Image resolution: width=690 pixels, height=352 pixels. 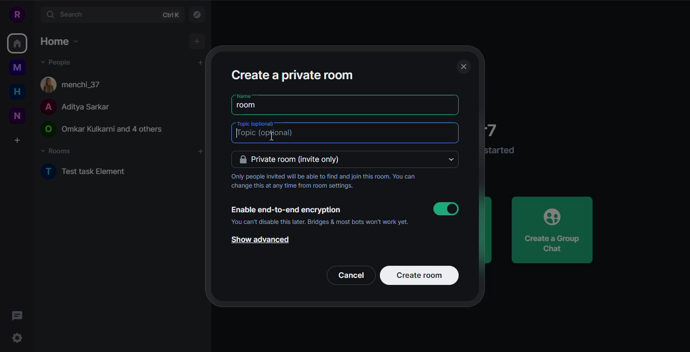 I want to click on drop down, so click(x=453, y=160).